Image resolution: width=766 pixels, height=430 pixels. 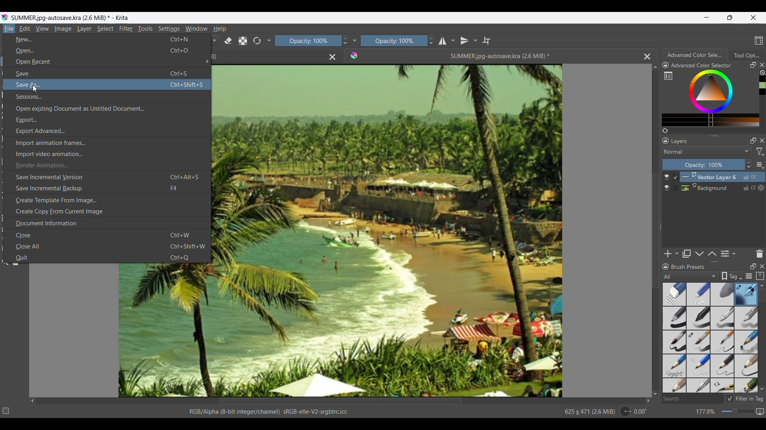 What do you see at coordinates (108, 73) in the screenshot?
I see `Save` at bounding box center [108, 73].